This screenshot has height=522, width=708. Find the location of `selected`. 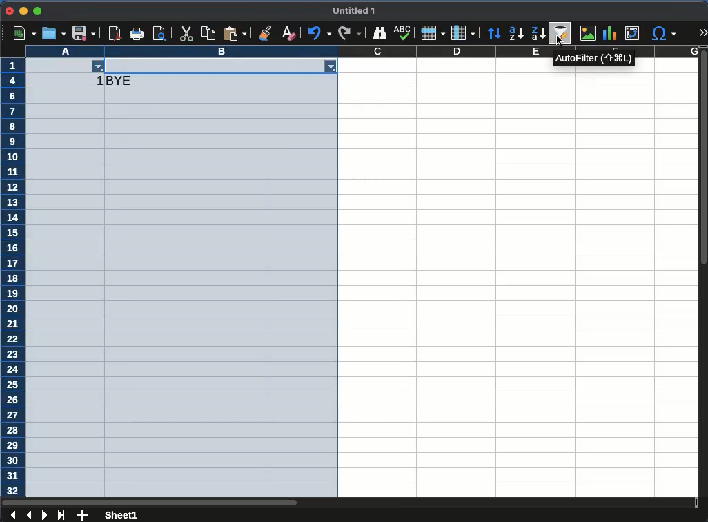

selected is located at coordinates (184, 293).